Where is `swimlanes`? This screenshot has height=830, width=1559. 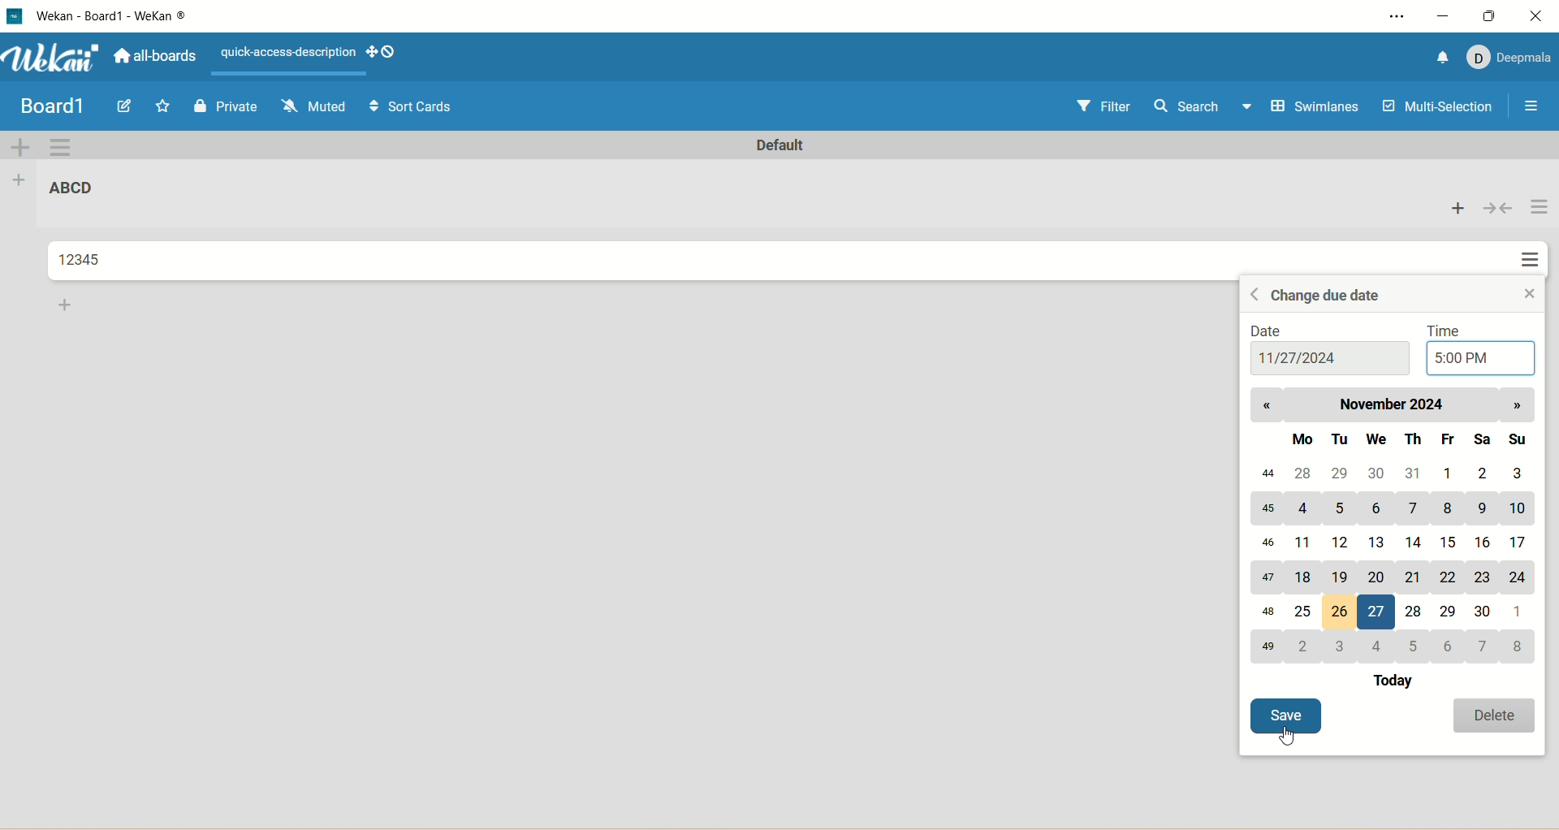
swimlanes is located at coordinates (1319, 107).